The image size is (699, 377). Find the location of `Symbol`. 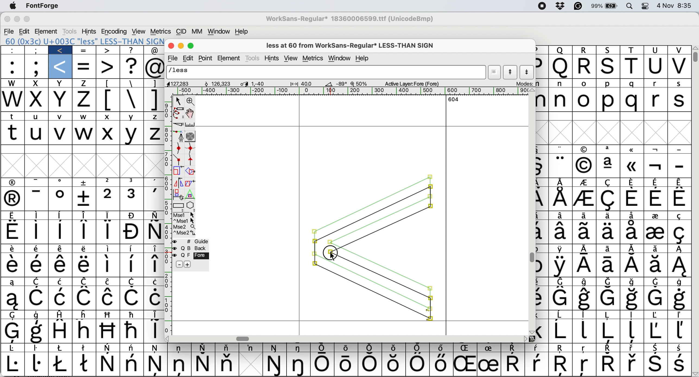

Symbol is located at coordinates (561, 165).